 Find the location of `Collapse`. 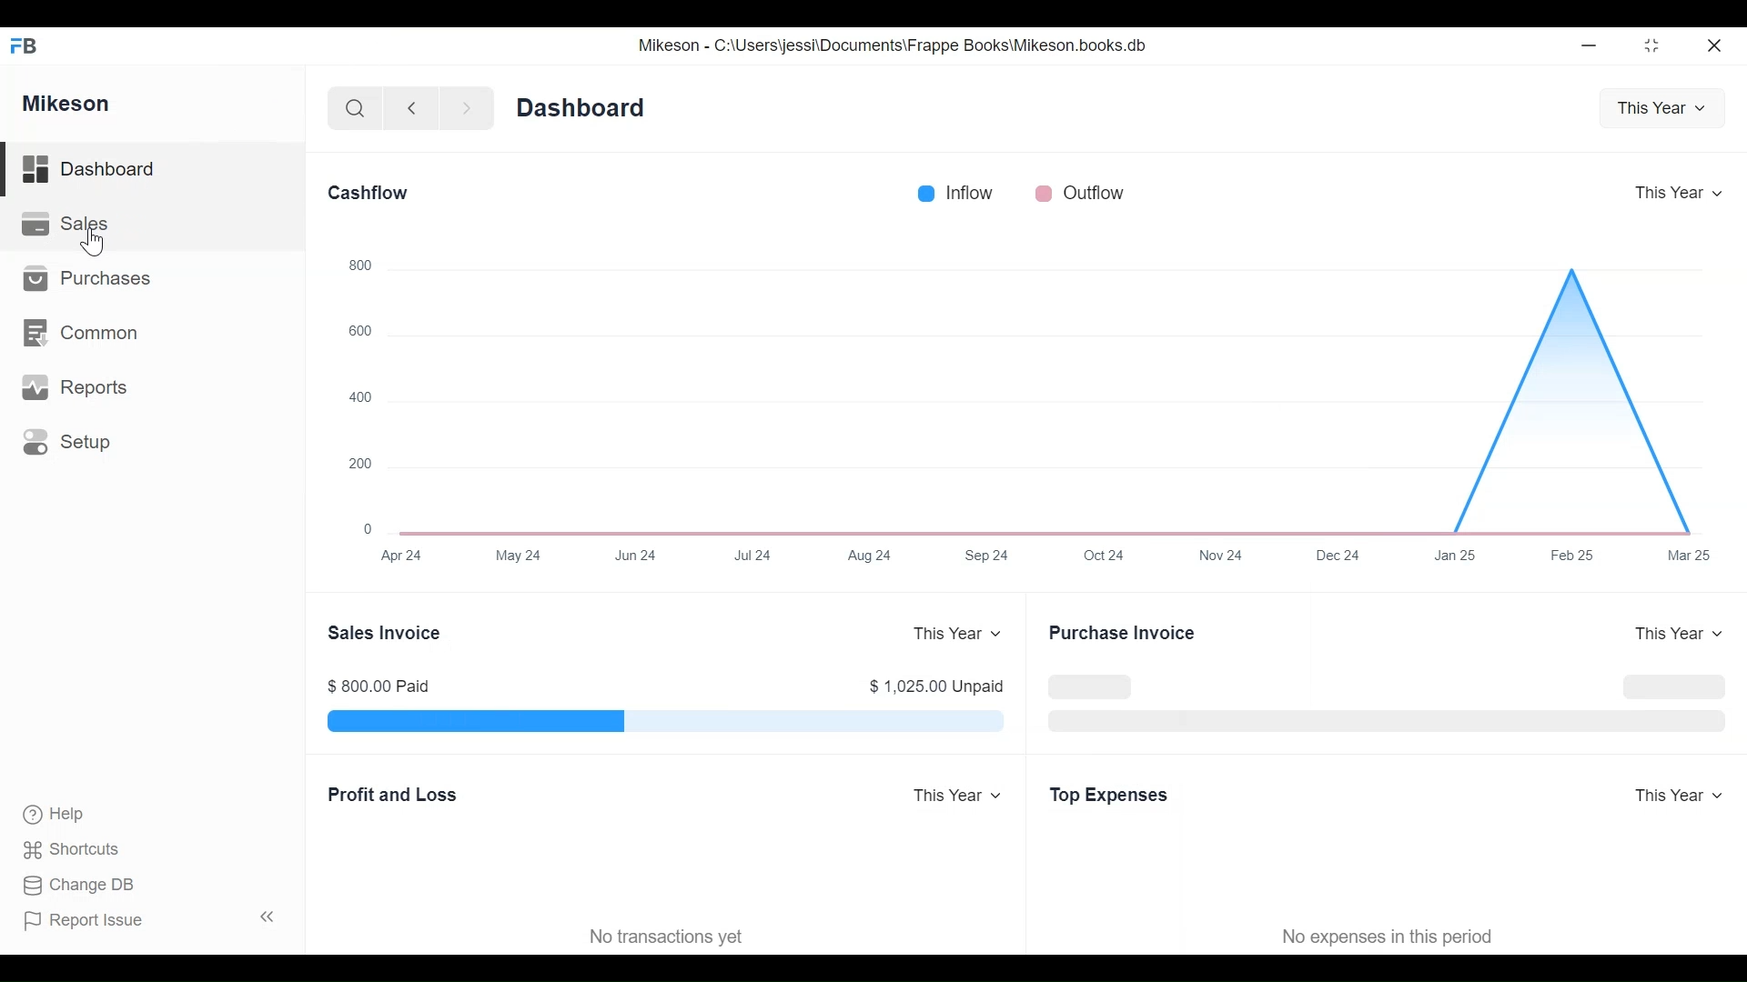

Collapse is located at coordinates (271, 918).